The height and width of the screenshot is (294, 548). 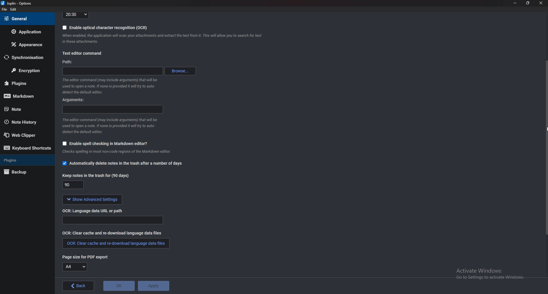 I want to click on back, so click(x=79, y=286).